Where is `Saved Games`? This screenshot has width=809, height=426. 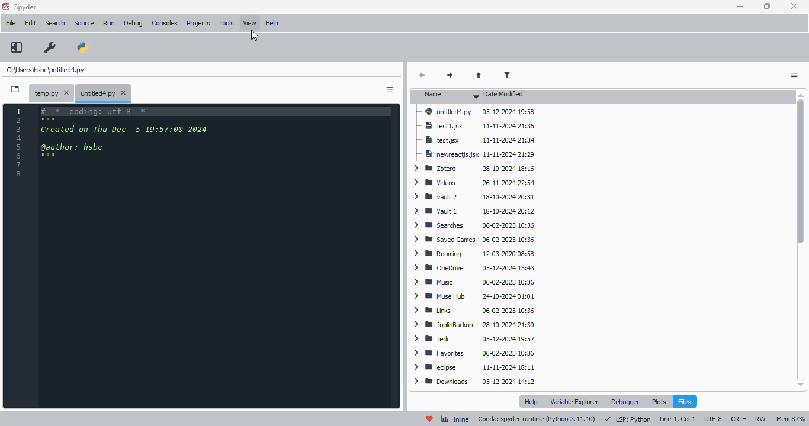 Saved Games is located at coordinates (475, 240).